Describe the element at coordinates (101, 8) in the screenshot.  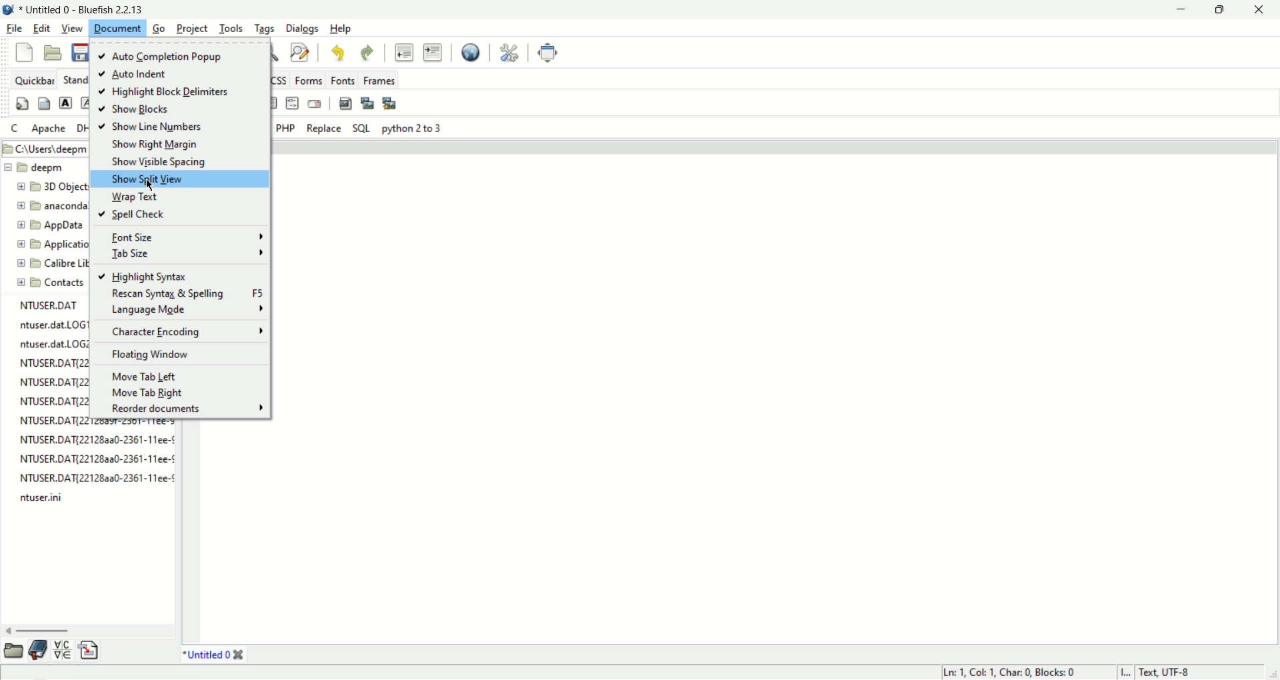
I see `Untitled 0- Bluefish 2.2.13` at that location.